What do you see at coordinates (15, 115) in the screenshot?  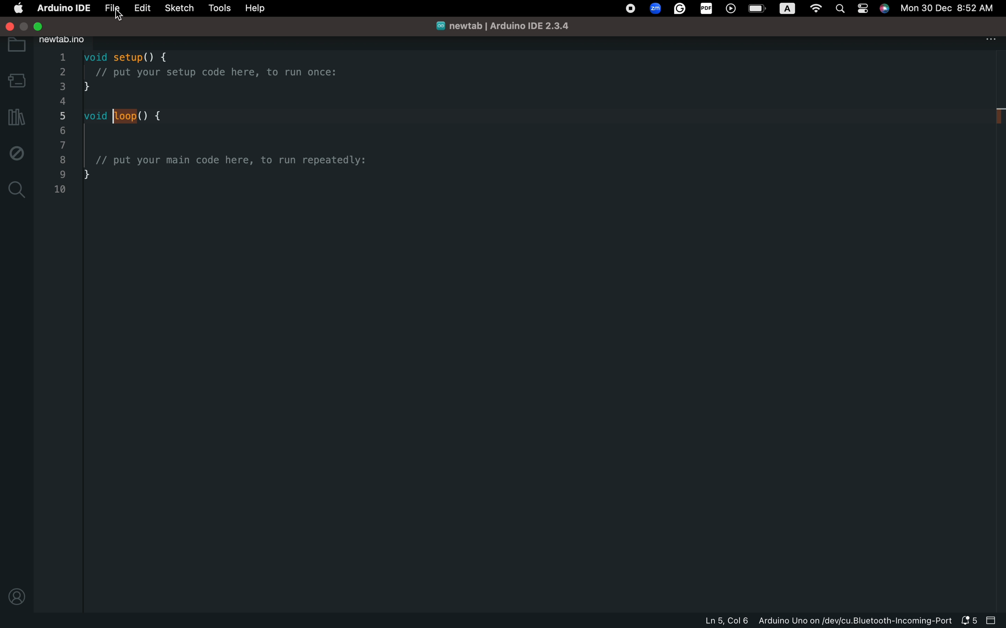 I see `library manager` at bounding box center [15, 115].